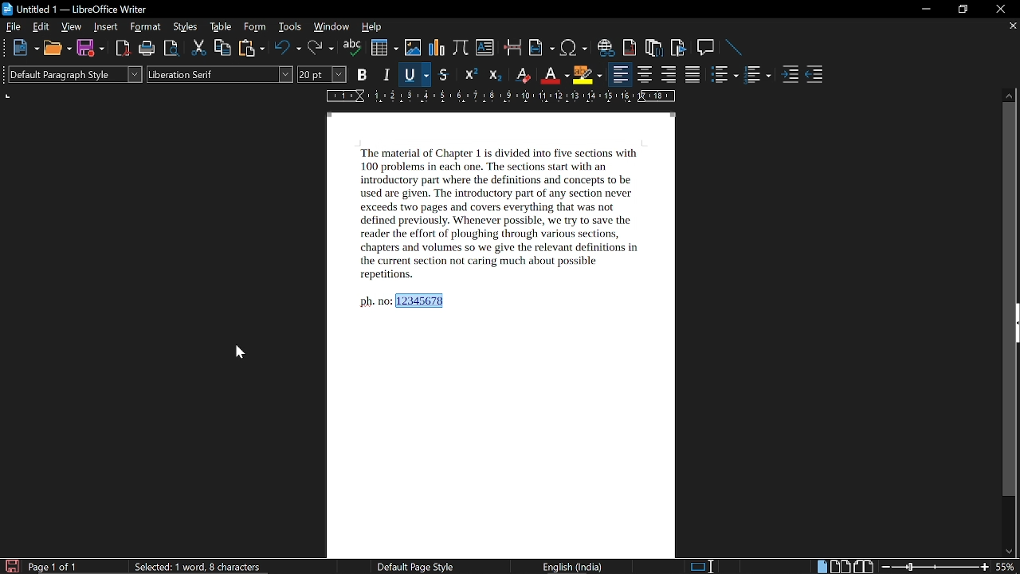  What do you see at coordinates (11, 566) in the screenshot?
I see `save` at bounding box center [11, 566].